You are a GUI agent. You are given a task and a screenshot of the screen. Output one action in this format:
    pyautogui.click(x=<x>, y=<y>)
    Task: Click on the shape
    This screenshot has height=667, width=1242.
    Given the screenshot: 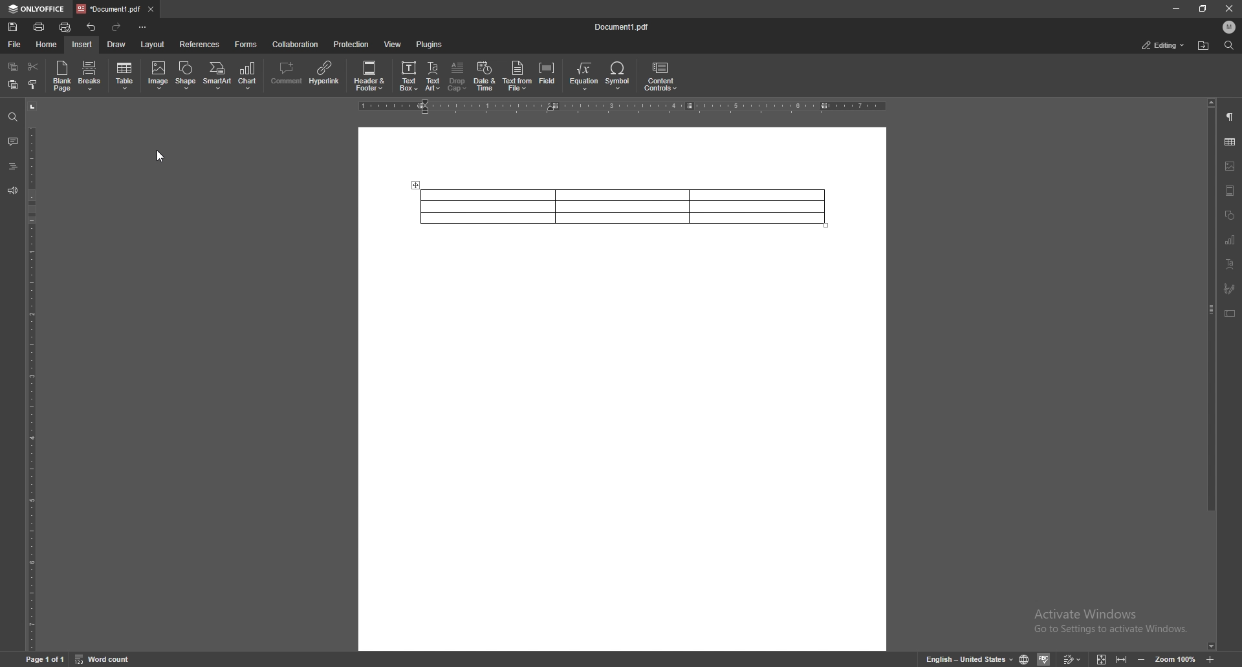 What is the action you would take?
    pyautogui.click(x=188, y=75)
    